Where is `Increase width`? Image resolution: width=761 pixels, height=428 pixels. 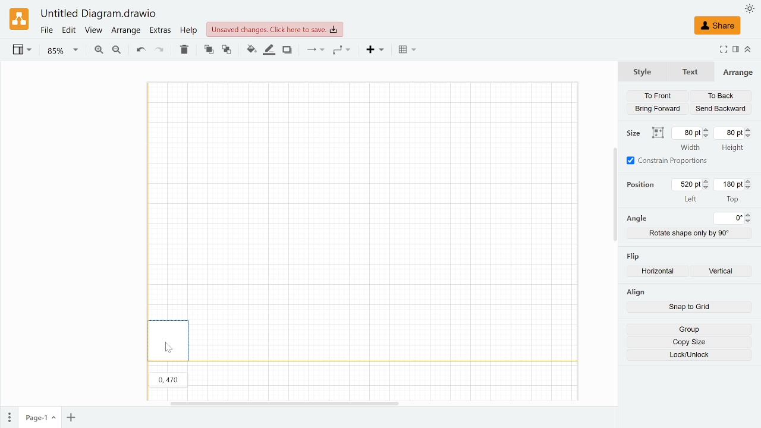
Increase width is located at coordinates (707, 130).